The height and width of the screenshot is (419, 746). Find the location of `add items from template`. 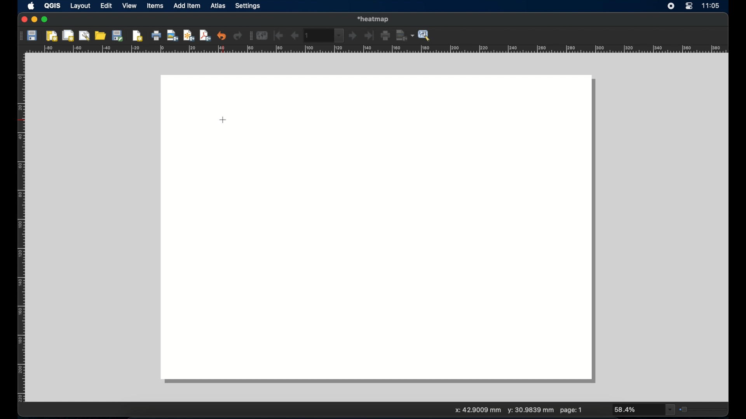

add items from template is located at coordinates (101, 35).